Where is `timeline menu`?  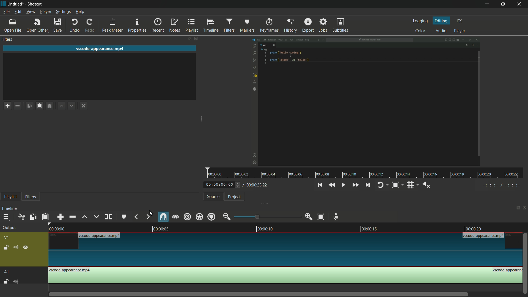 timeline menu is located at coordinates (7, 217).